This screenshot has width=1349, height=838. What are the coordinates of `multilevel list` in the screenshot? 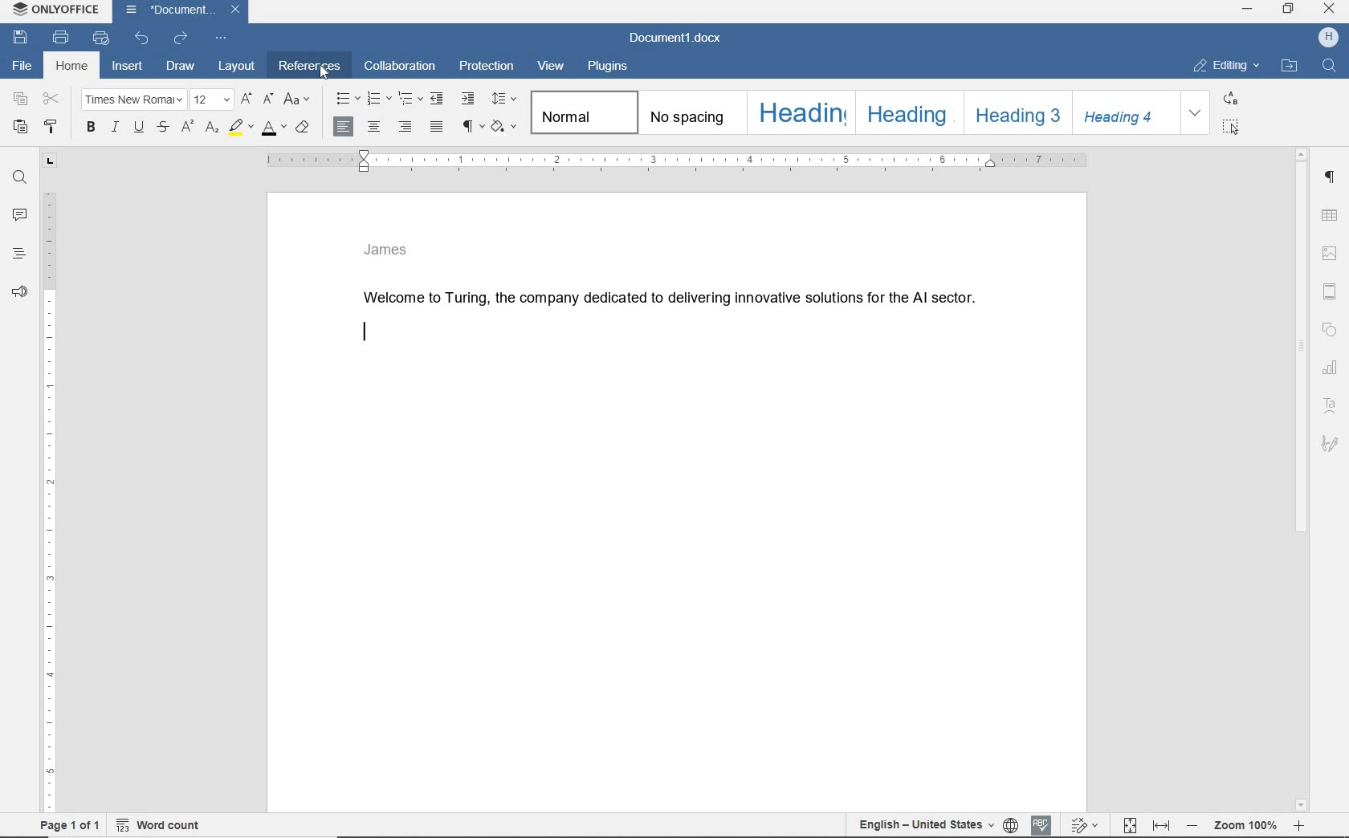 It's located at (409, 100).